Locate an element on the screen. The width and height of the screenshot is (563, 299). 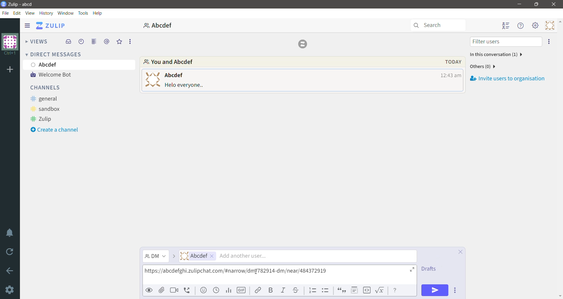
Invite users to organization is located at coordinates (507, 78).